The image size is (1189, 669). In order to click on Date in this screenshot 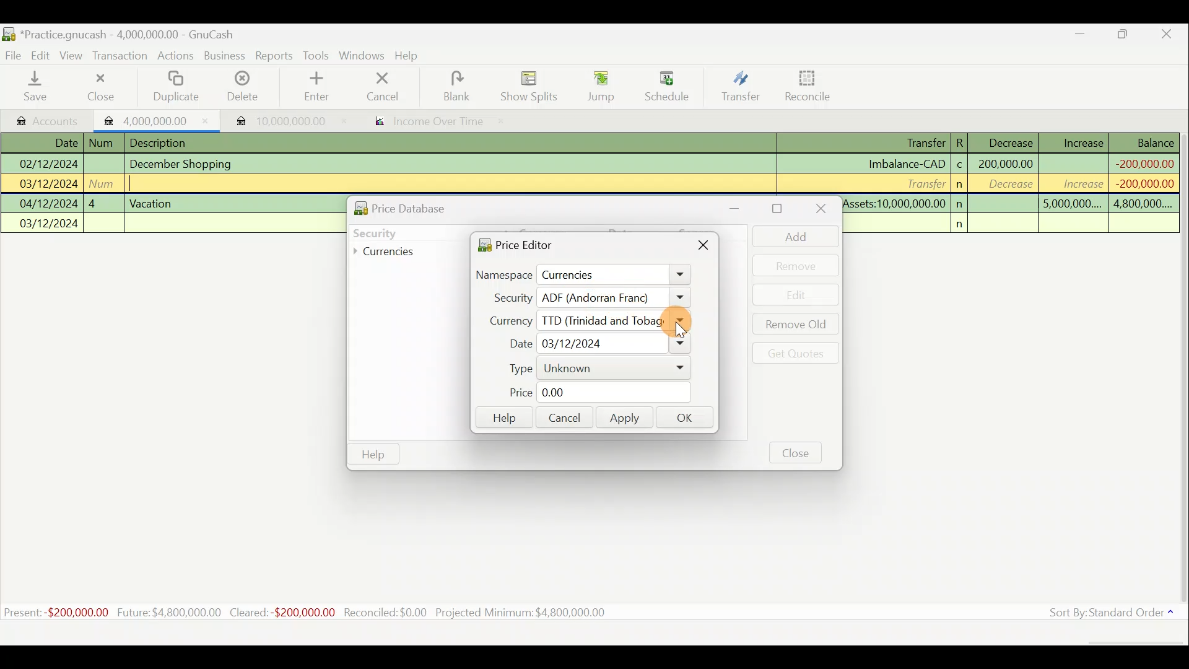, I will do `click(594, 344)`.